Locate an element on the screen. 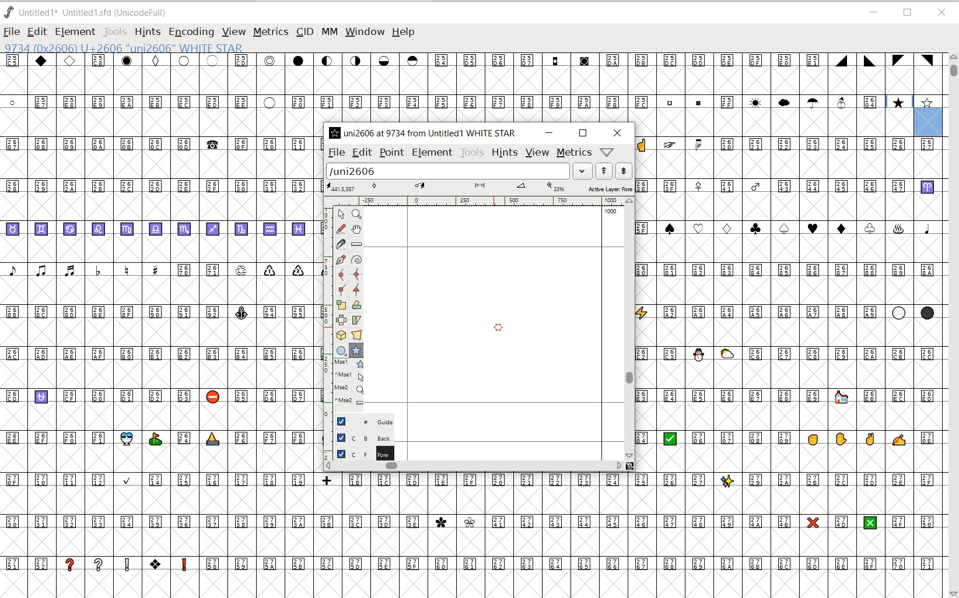 Image resolution: width=959 pixels, height=598 pixels. EDIT is located at coordinates (36, 33).